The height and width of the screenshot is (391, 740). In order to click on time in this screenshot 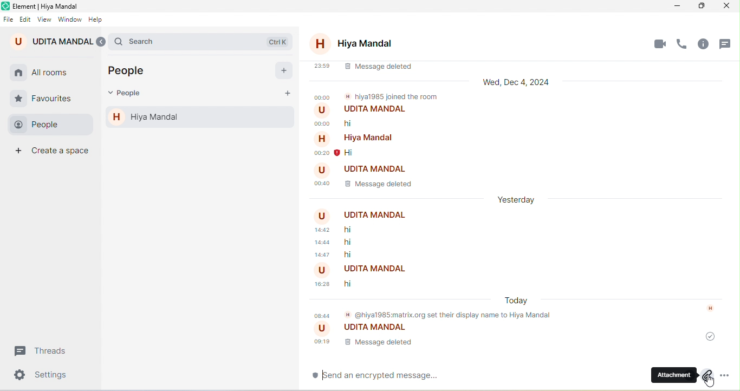, I will do `click(324, 244)`.